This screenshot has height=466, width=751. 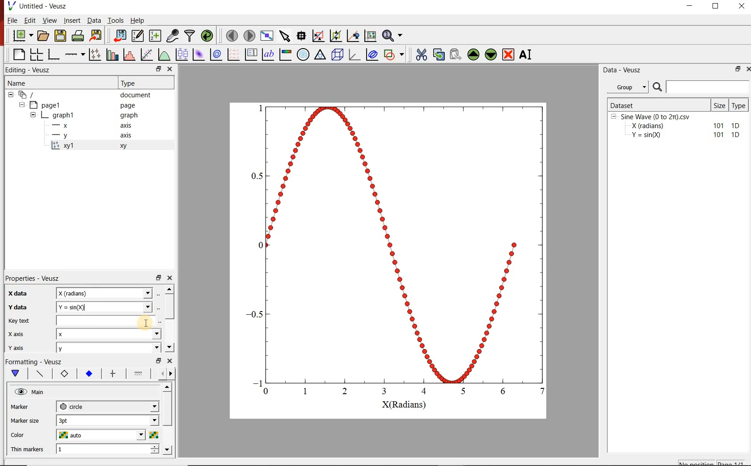 What do you see at coordinates (216, 54) in the screenshot?
I see `plot 2d dataset as contours` at bounding box center [216, 54].